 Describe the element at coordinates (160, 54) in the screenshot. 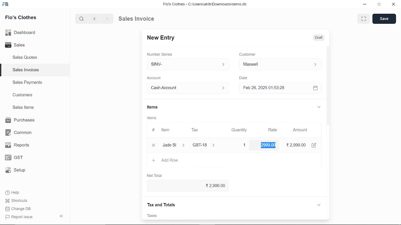

I see `Number Series` at that location.